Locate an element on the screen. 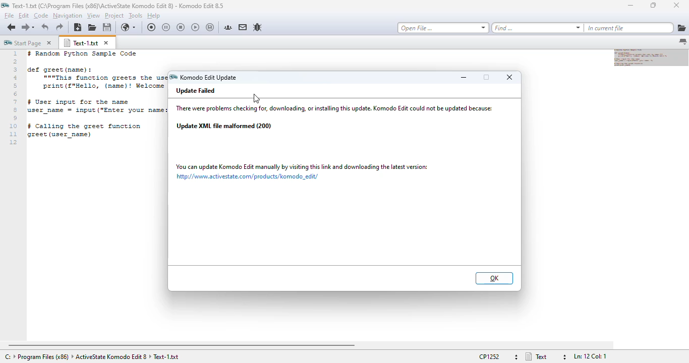  text-1 program file is located at coordinates (118, 6).